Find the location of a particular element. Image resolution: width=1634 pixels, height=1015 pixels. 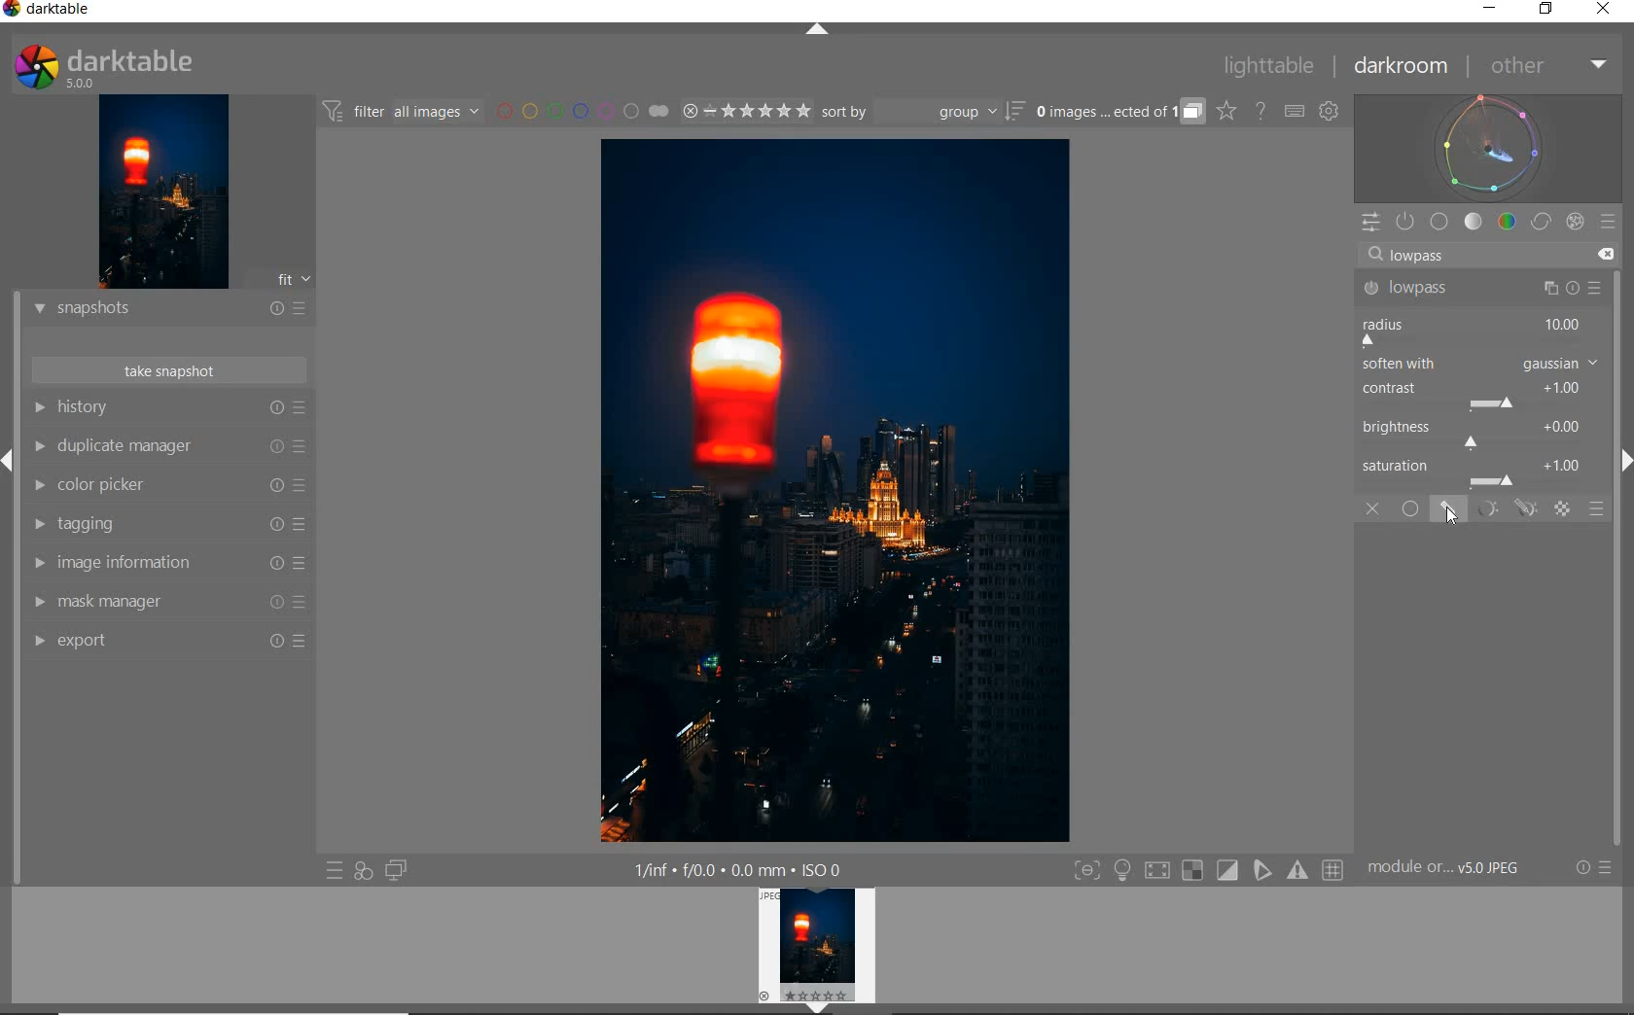

HELP ONLINE is located at coordinates (1260, 110).